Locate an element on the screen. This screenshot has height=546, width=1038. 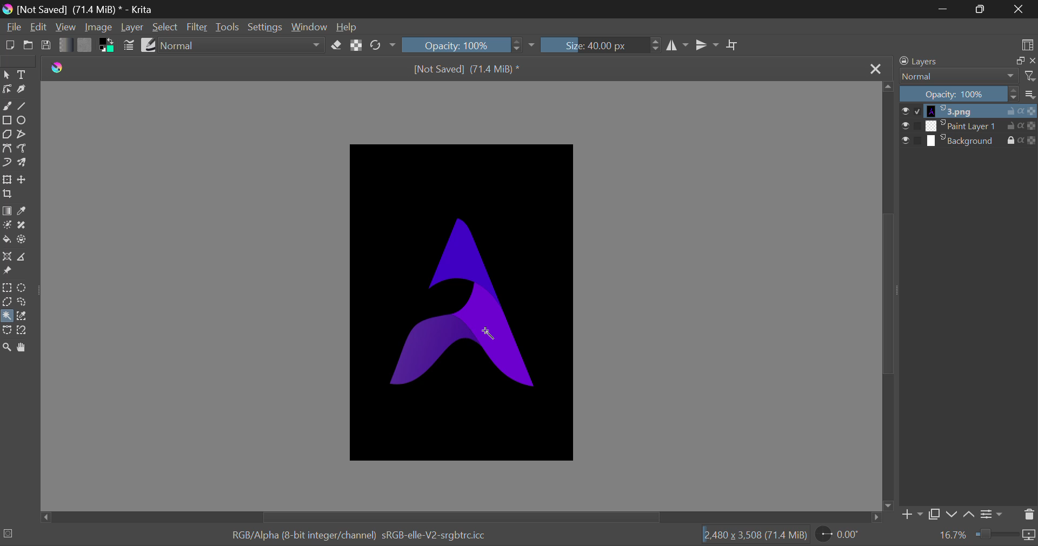
Colors in use is located at coordinates (108, 45).